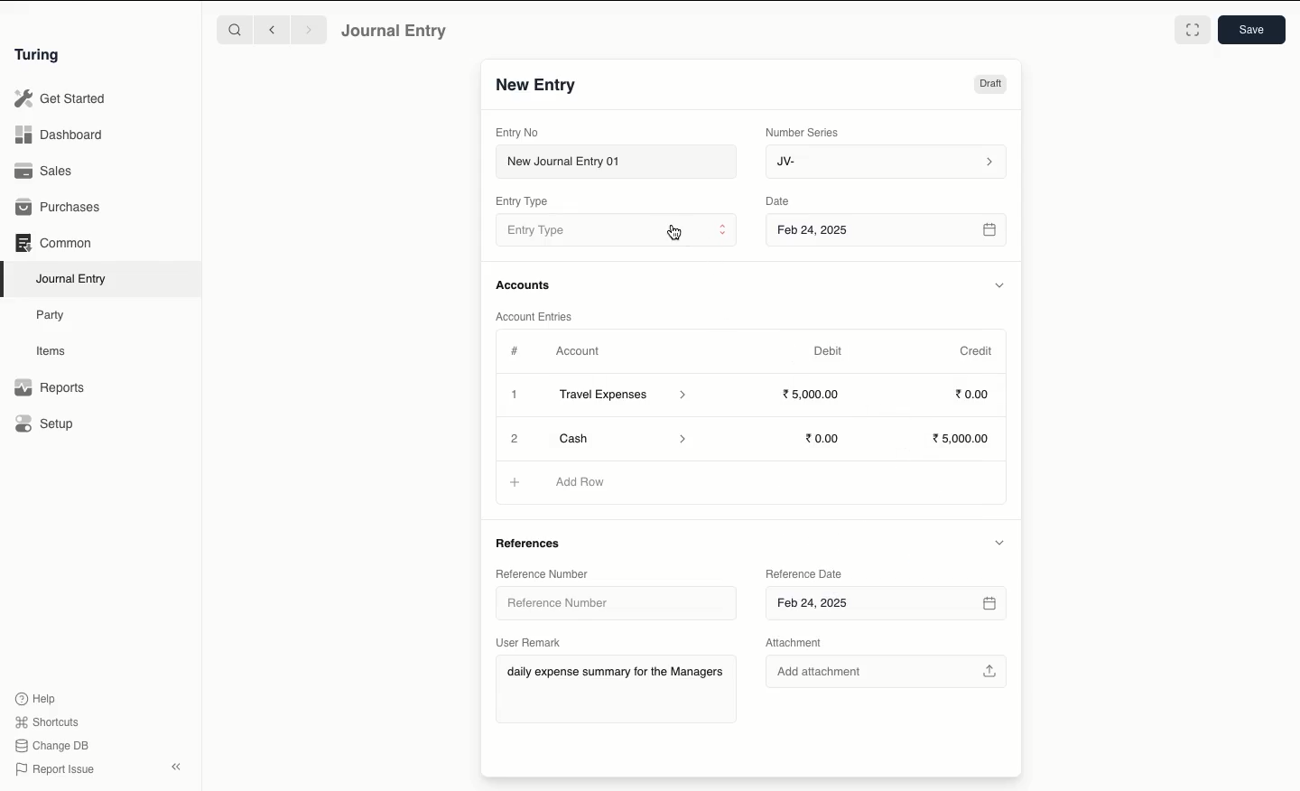 The image size is (1300, 791). I want to click on Purchases, so click(59, 209).